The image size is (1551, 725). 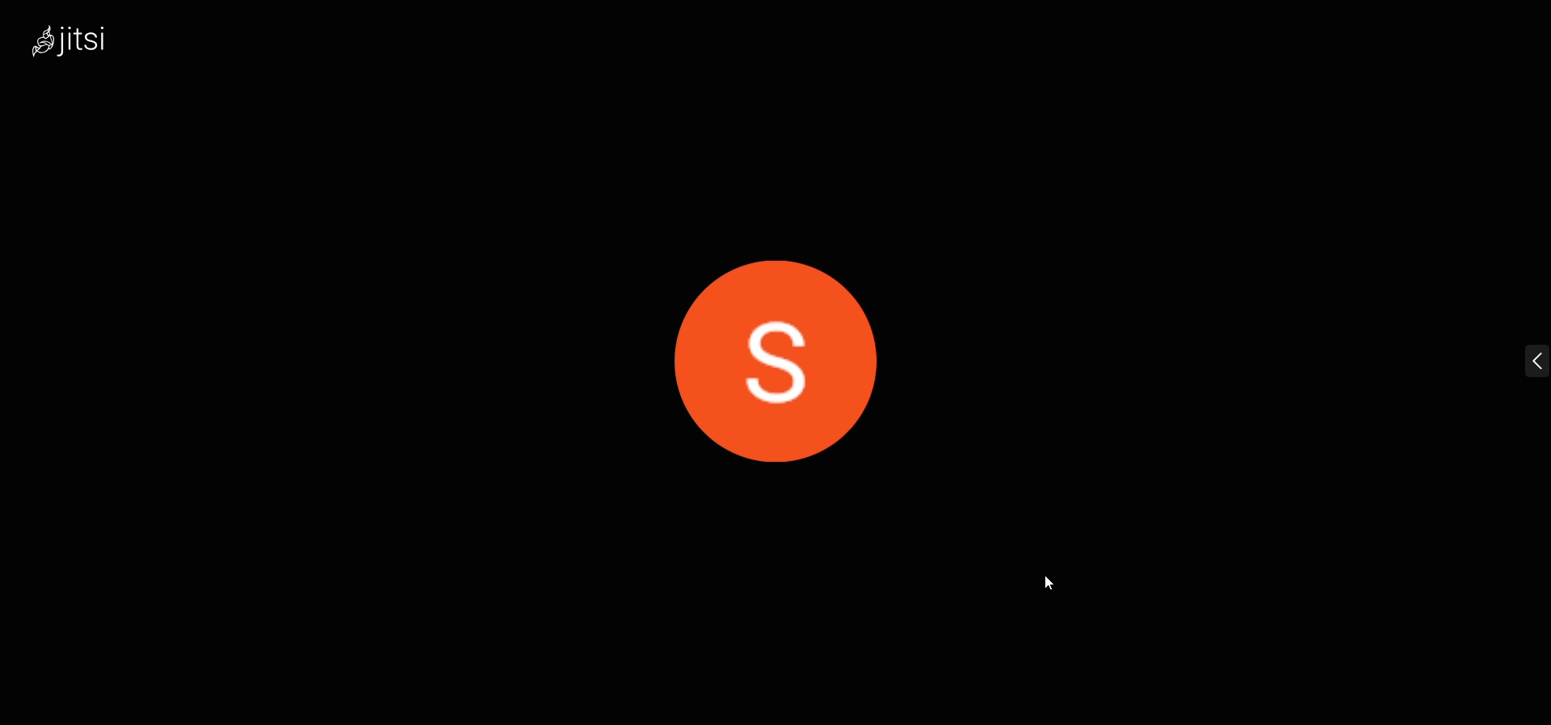 I want to click on display picture, so click(x=783, y=351).